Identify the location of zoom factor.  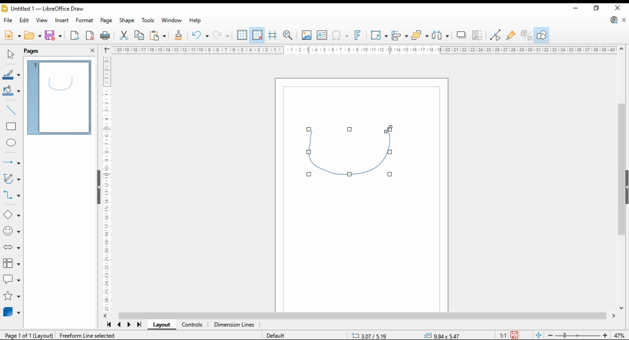
(620, 335).